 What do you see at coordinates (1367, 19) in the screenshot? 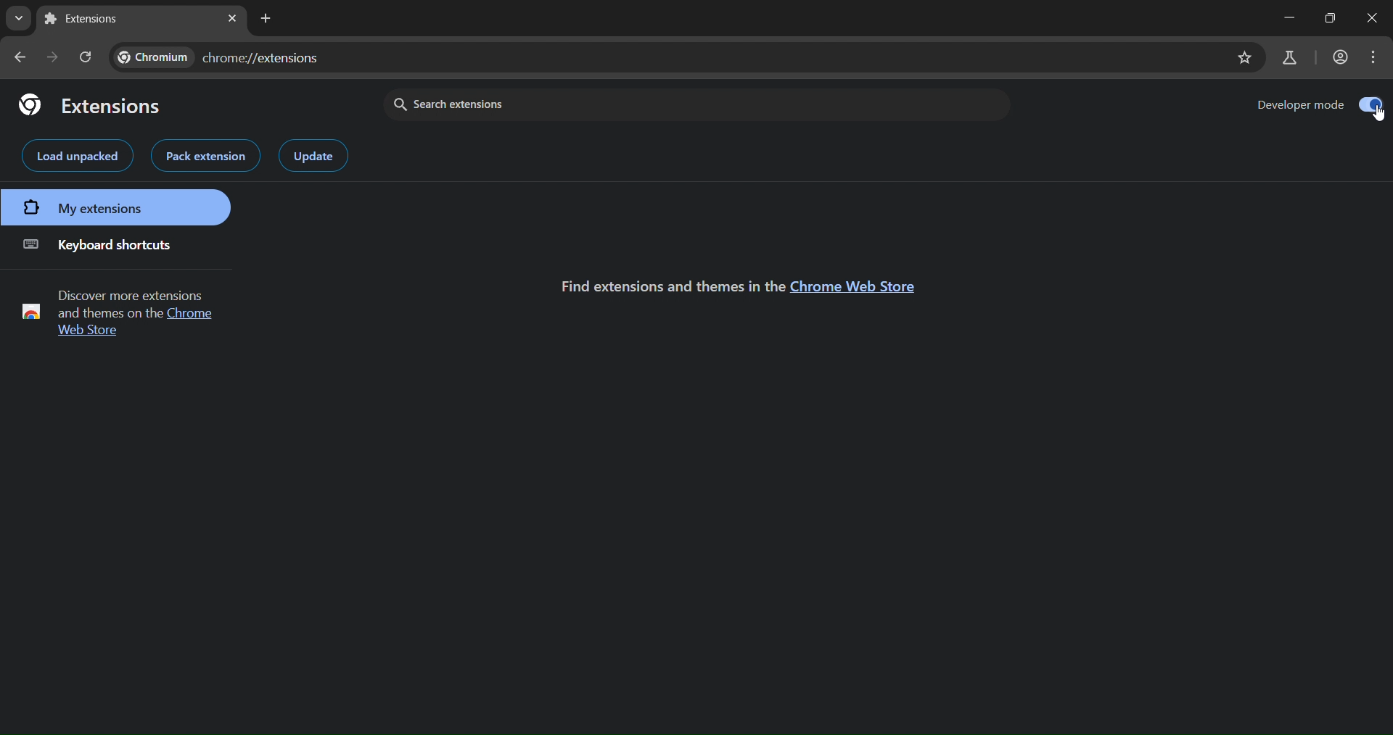
I see `close` at bounding box center [1367, 19].